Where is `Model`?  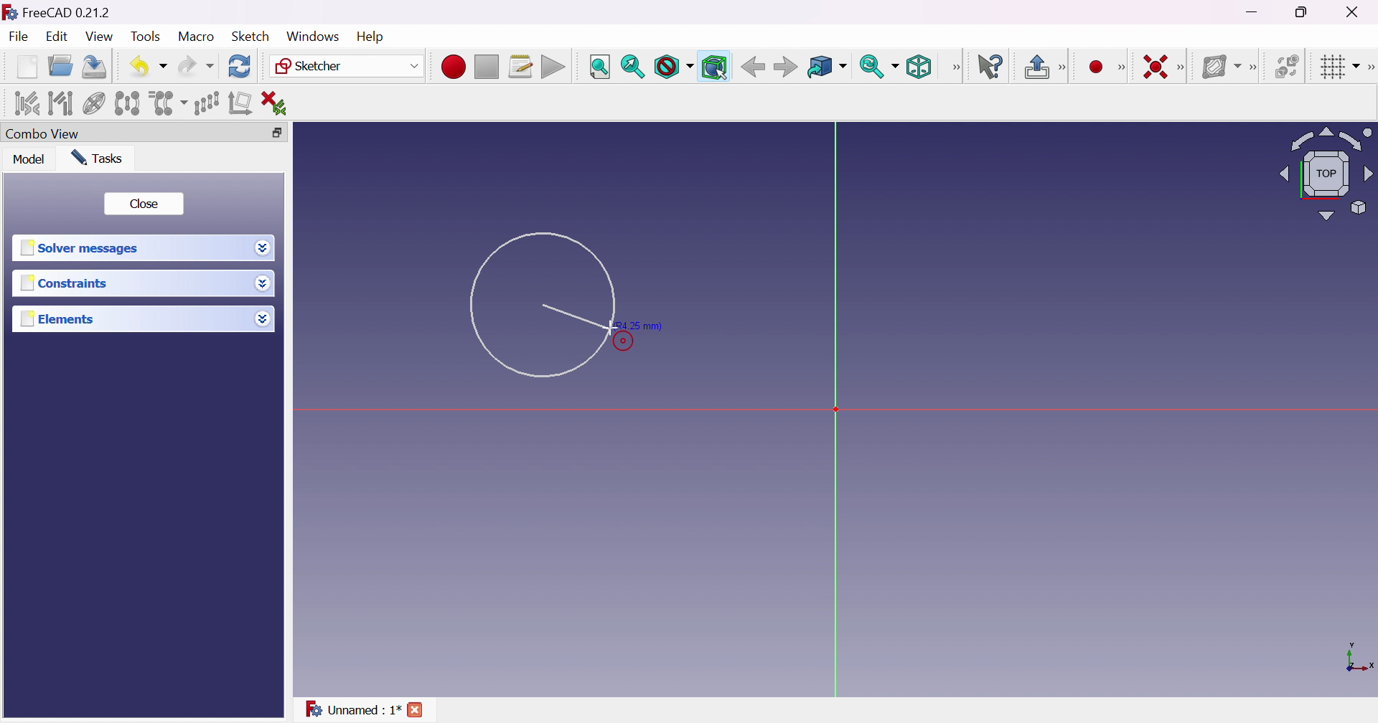 Model is located at coordinates (30, 160).